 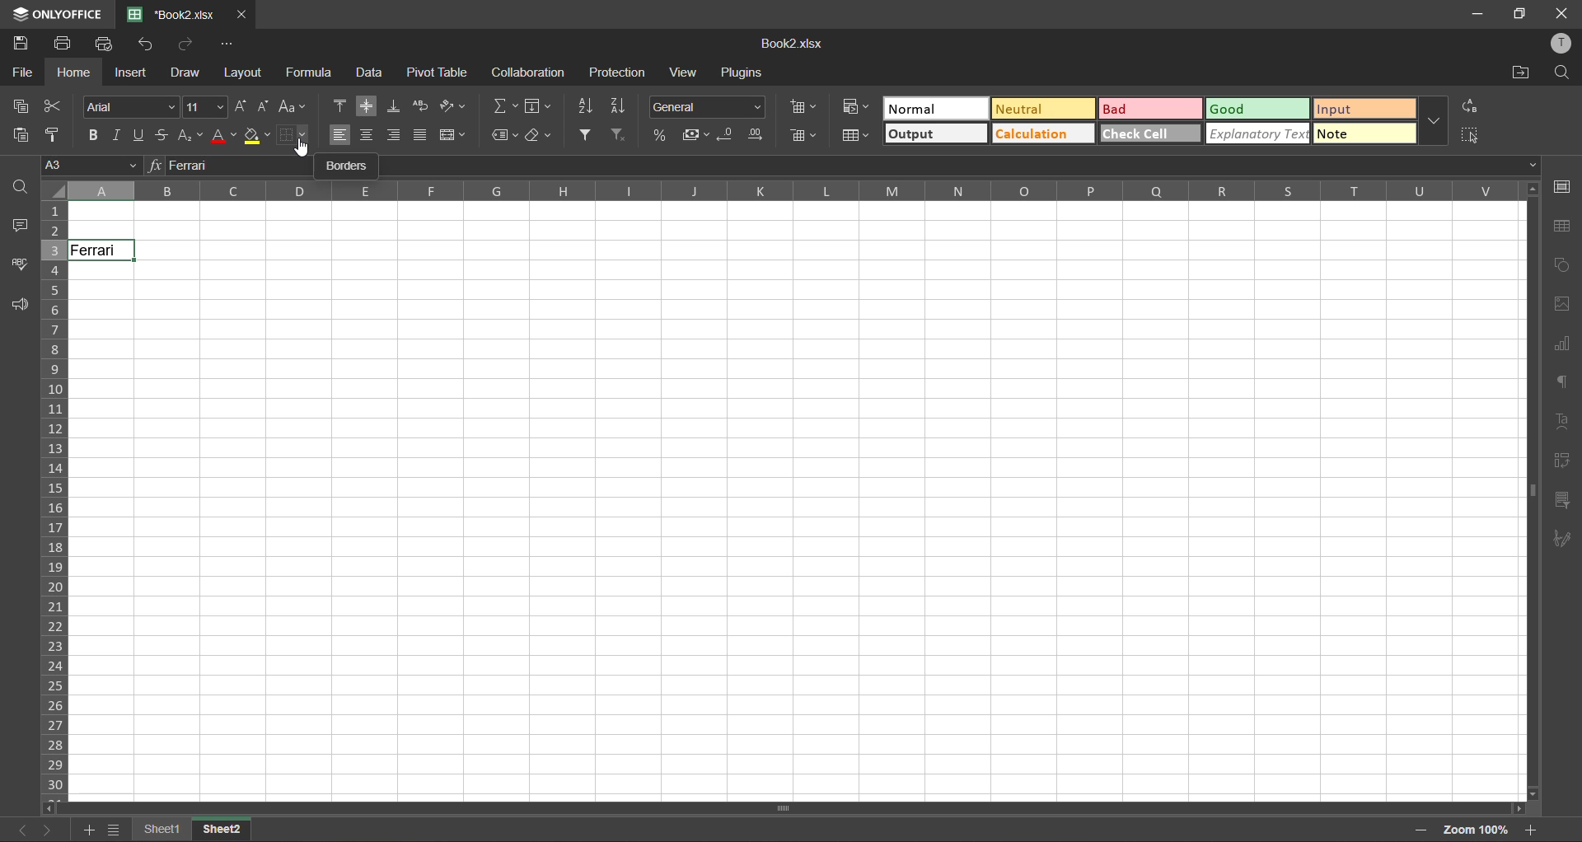 I want to click on save, so click(x=16, y=43).